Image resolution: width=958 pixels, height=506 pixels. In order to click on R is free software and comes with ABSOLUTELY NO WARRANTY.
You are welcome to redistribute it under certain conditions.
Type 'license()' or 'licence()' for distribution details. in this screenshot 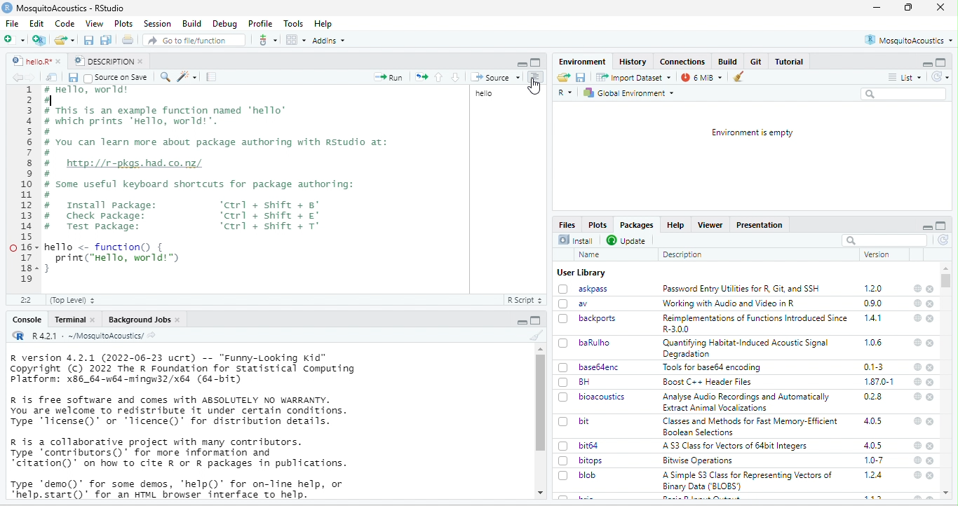, I will do `click(182, 411)`.